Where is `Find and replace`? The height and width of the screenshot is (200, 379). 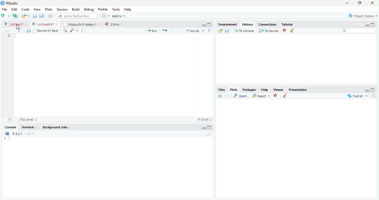
Find and replace is located at coordinates (65, 31).